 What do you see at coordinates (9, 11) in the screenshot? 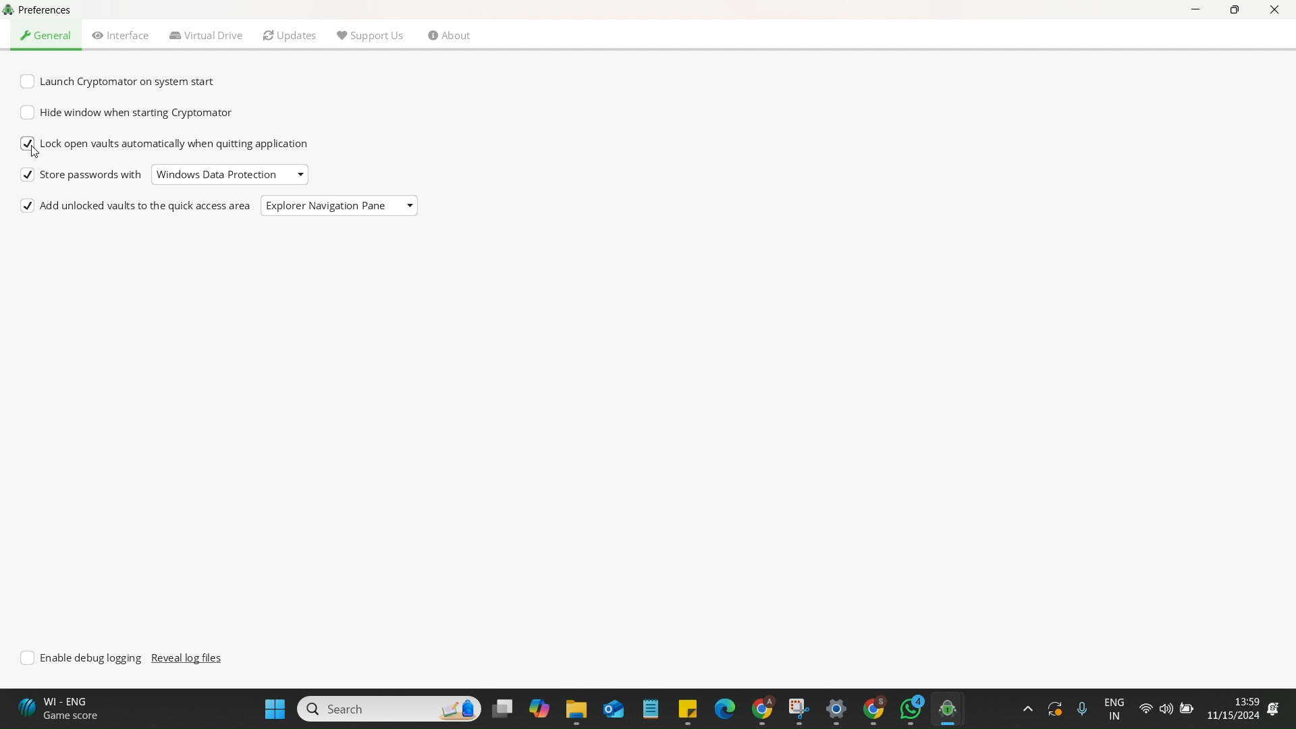
I see `Logo` at bounding box center [9, 11].